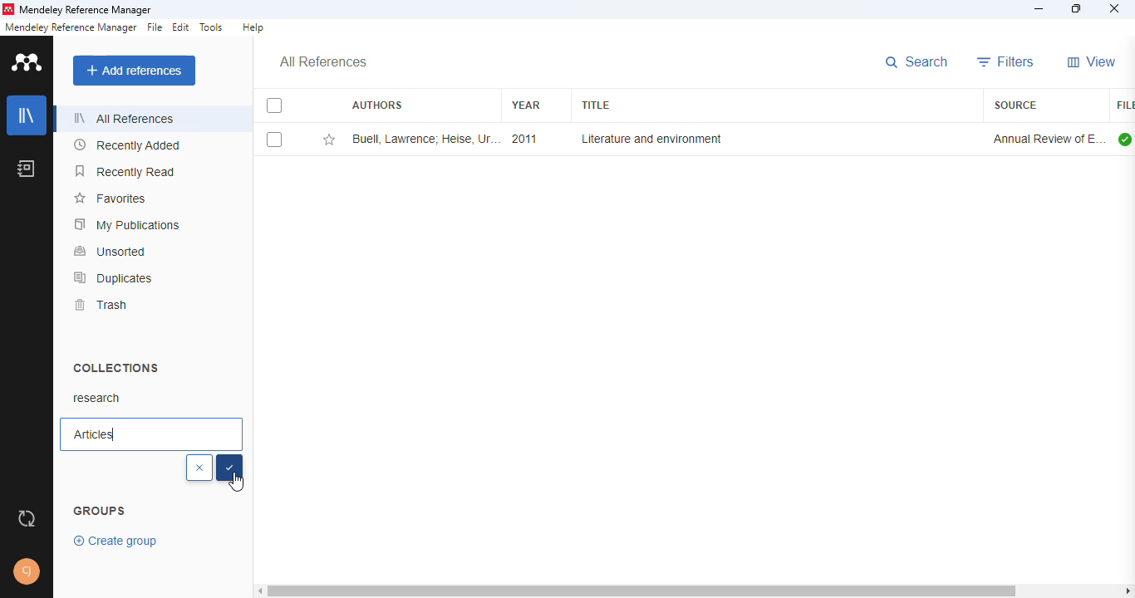 The image size is (1135, 598). I want to click on source, so click(1015, 105).